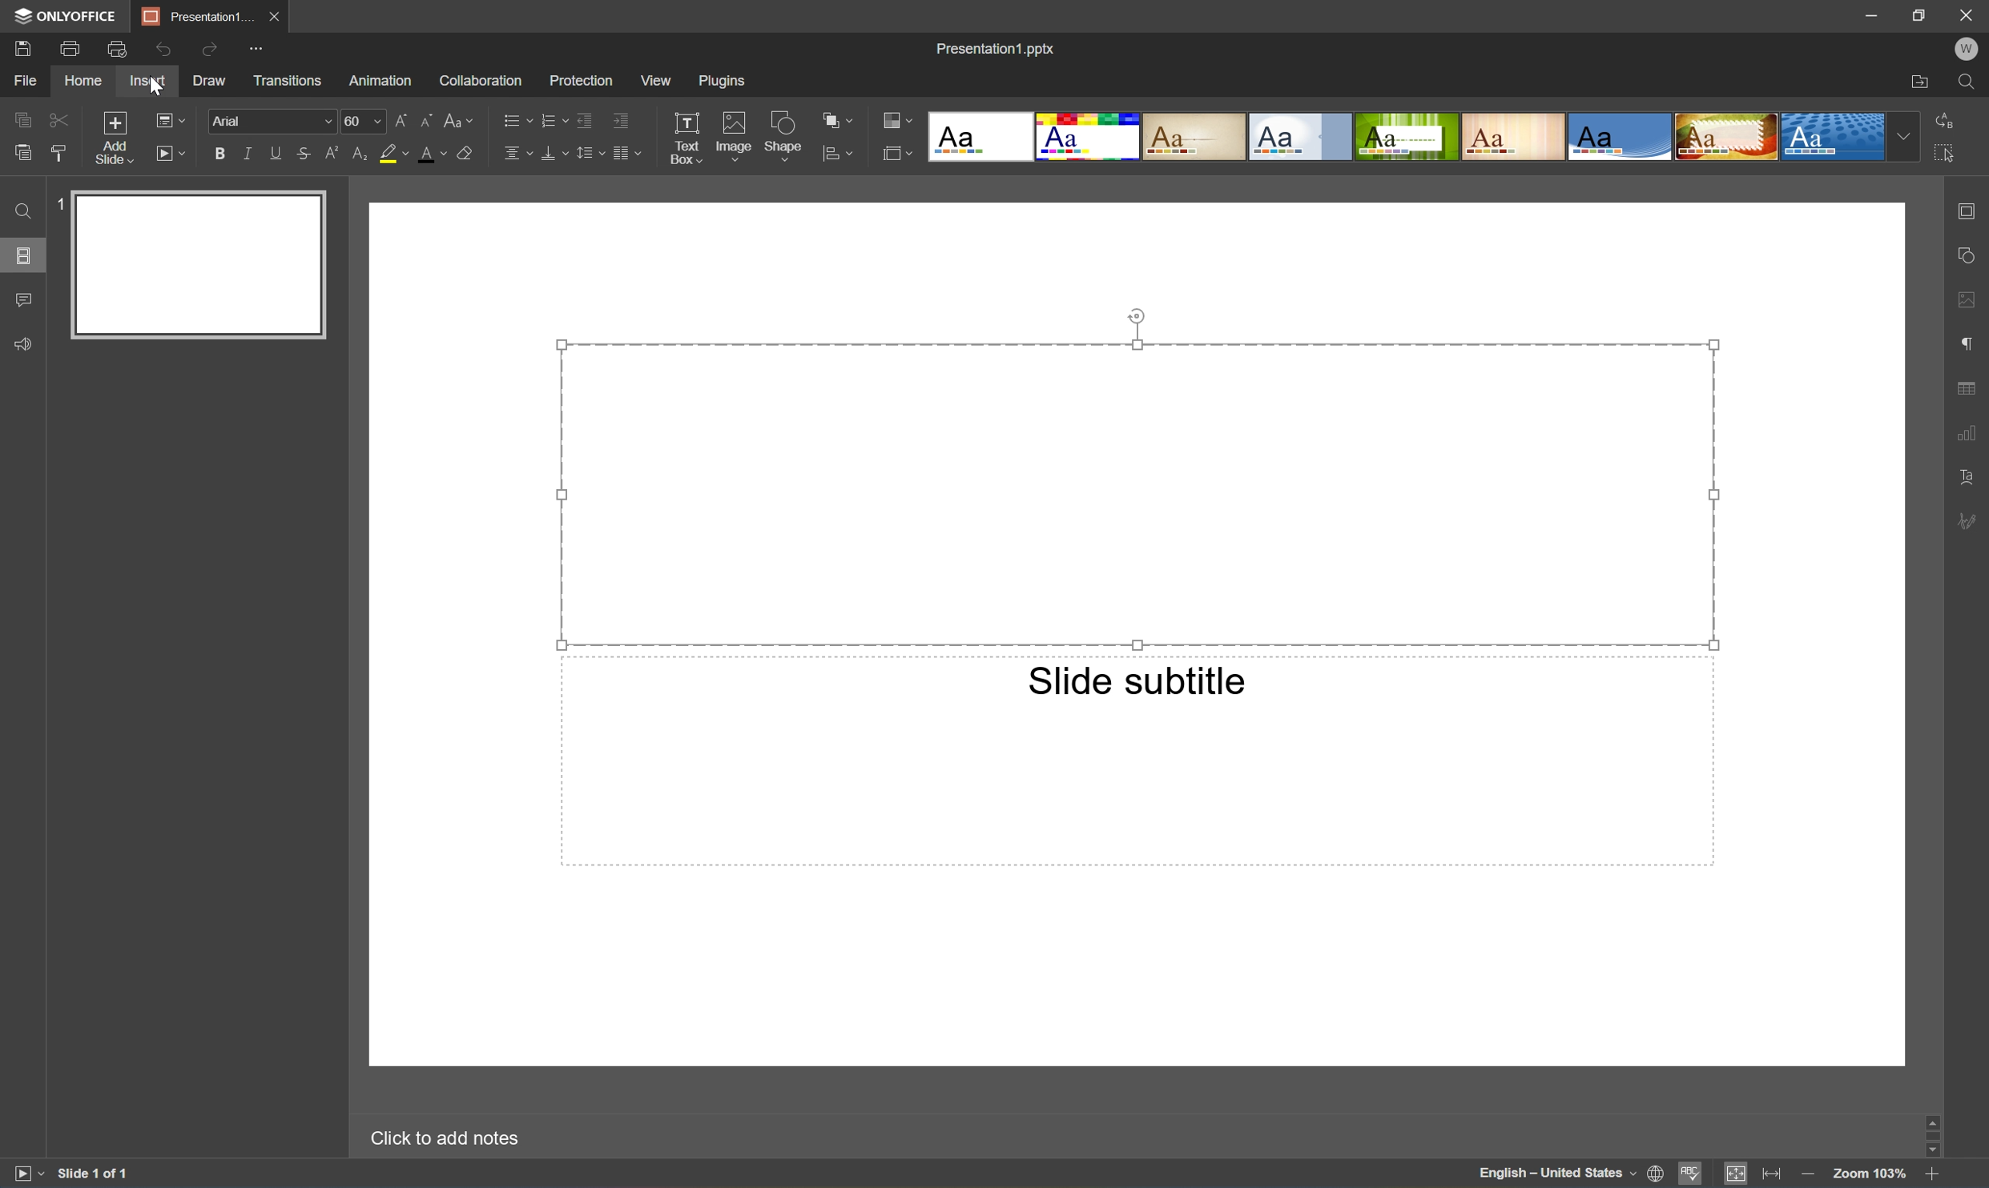  I want to click on Text Art settings, so click(1967, 473).